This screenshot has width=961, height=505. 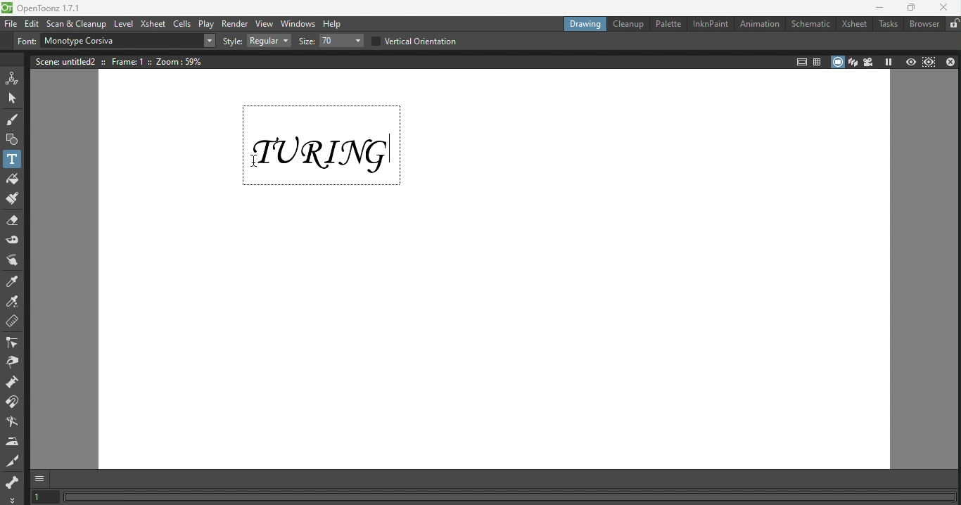 What do you see at coordinates (13, 497) in the screenshot?
I see `More options` at bounding box center [13, 497].